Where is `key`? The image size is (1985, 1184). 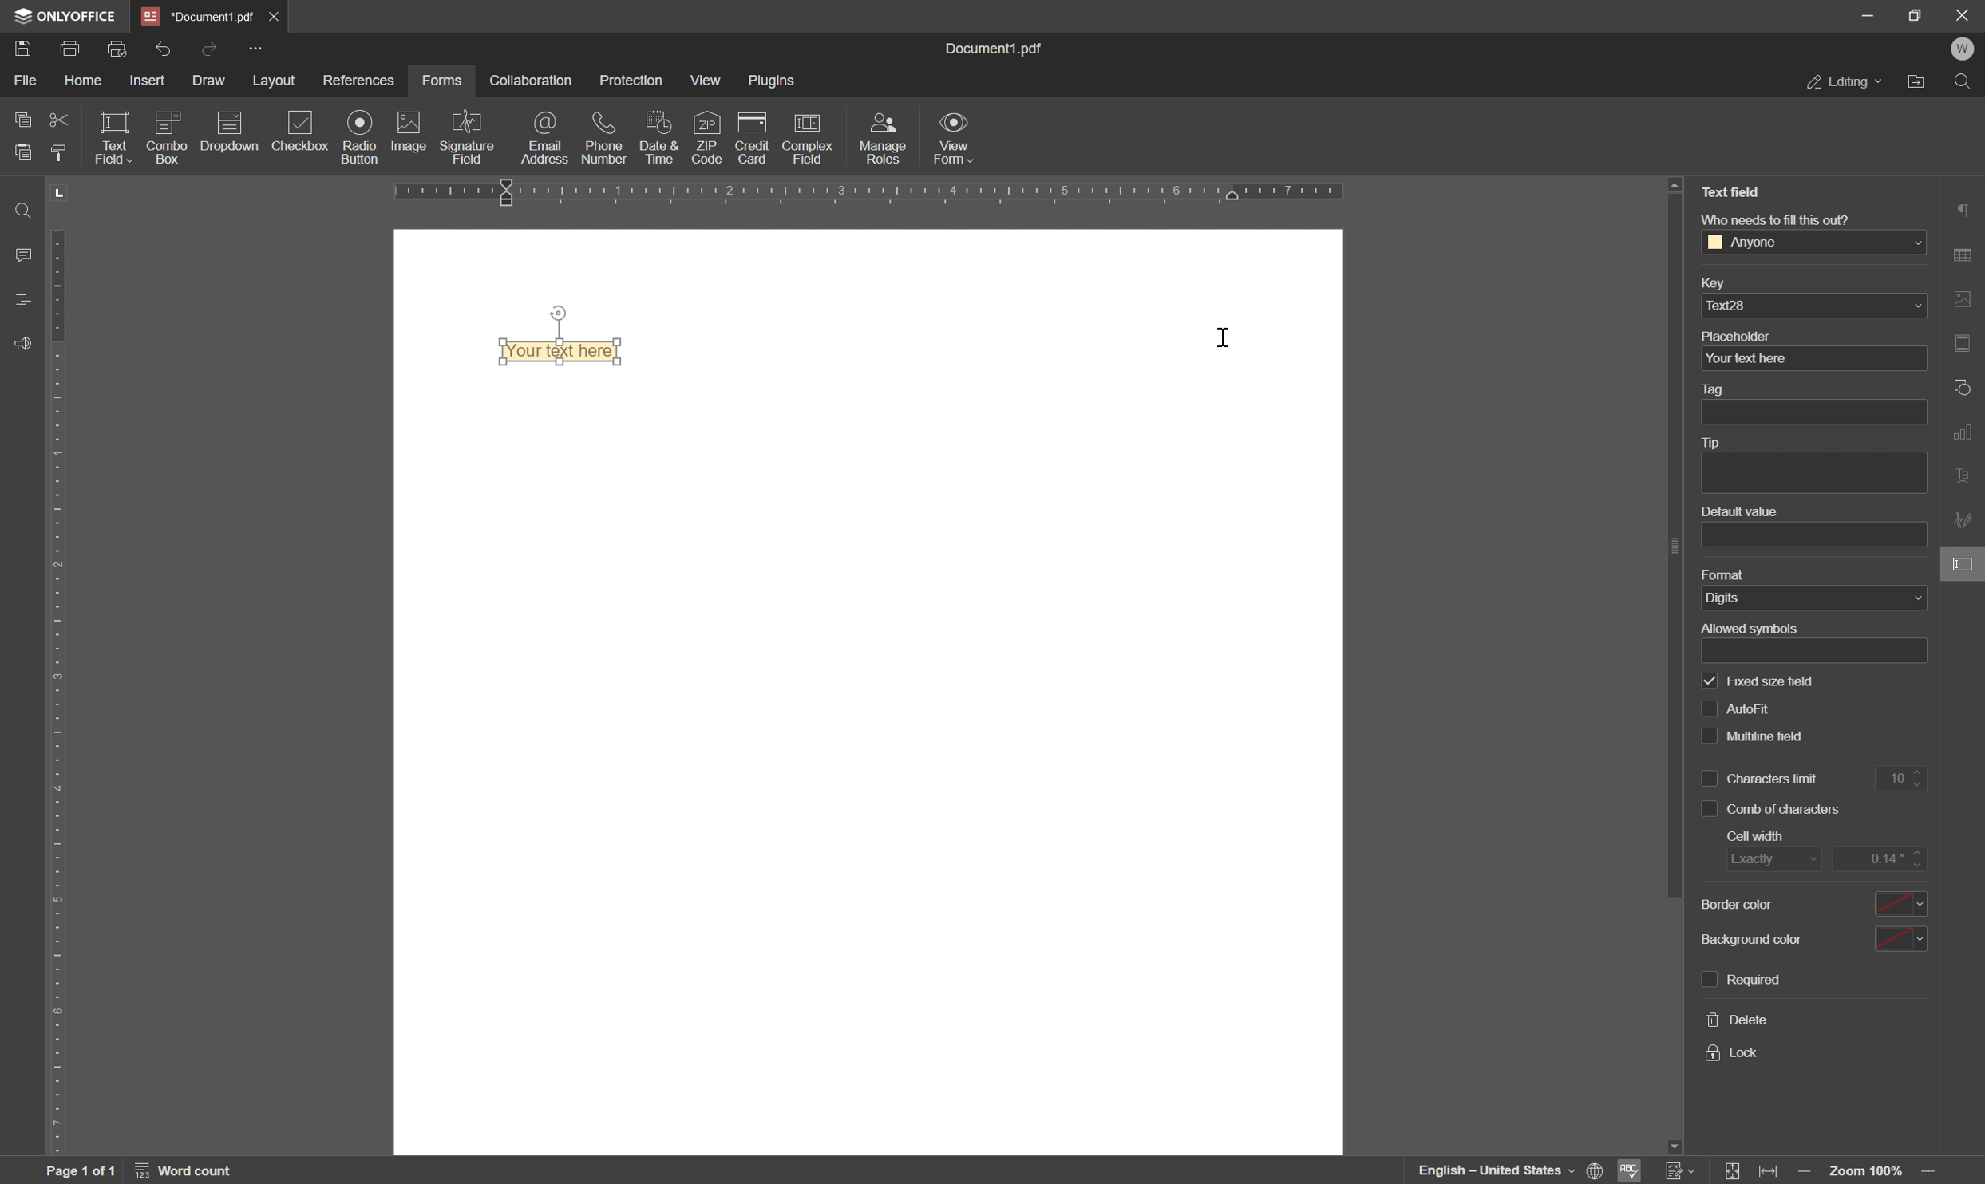 key is located at coordinates (1715, 282).